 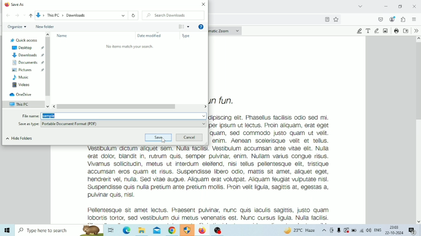 What do you see at coordinates (346, 230) in the screenshot?
I see `Warning` at bounding box center [346, 230].